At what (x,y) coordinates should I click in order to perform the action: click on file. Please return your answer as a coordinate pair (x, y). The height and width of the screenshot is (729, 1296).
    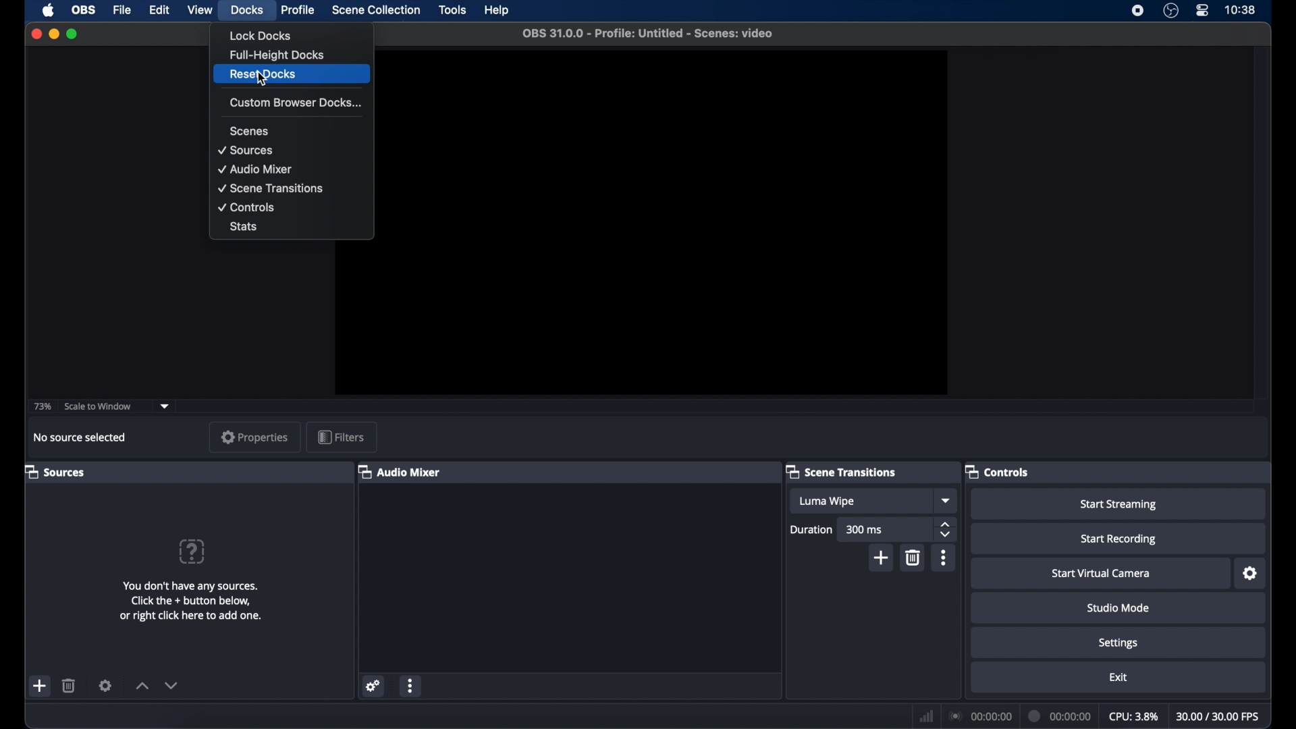
    Looking at the image, I should click on (122, 10).